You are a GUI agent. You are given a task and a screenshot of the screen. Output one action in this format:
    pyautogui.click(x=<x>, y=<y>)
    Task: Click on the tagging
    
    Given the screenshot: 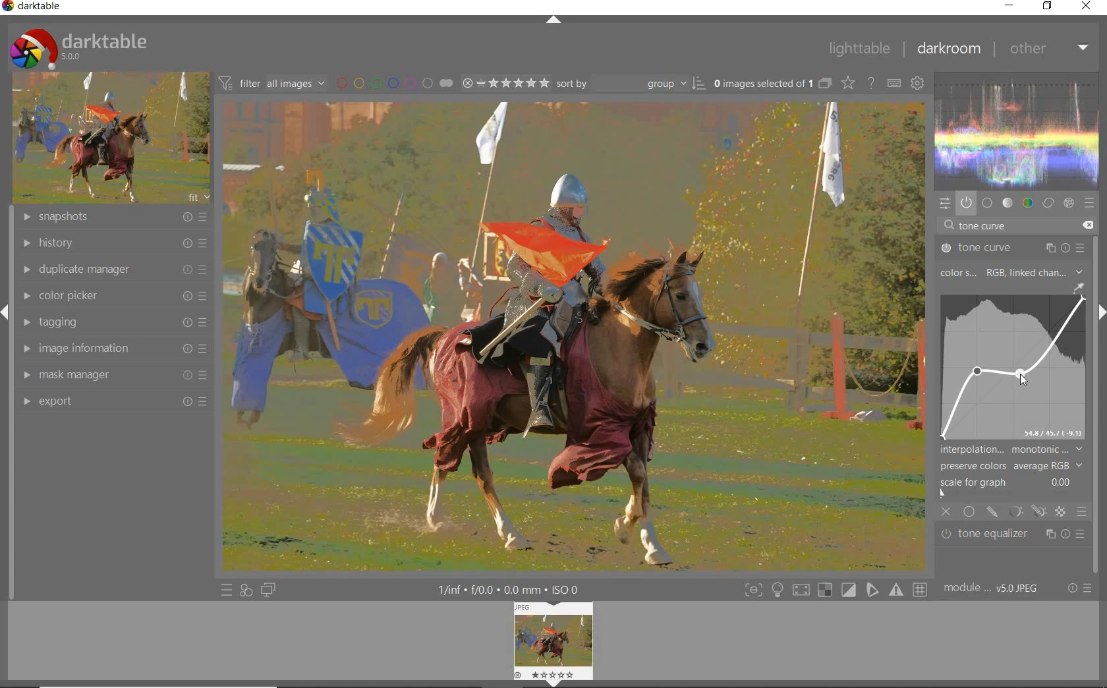 What is the action you would take?
    pyautogui.click(x=111, y=322)
    